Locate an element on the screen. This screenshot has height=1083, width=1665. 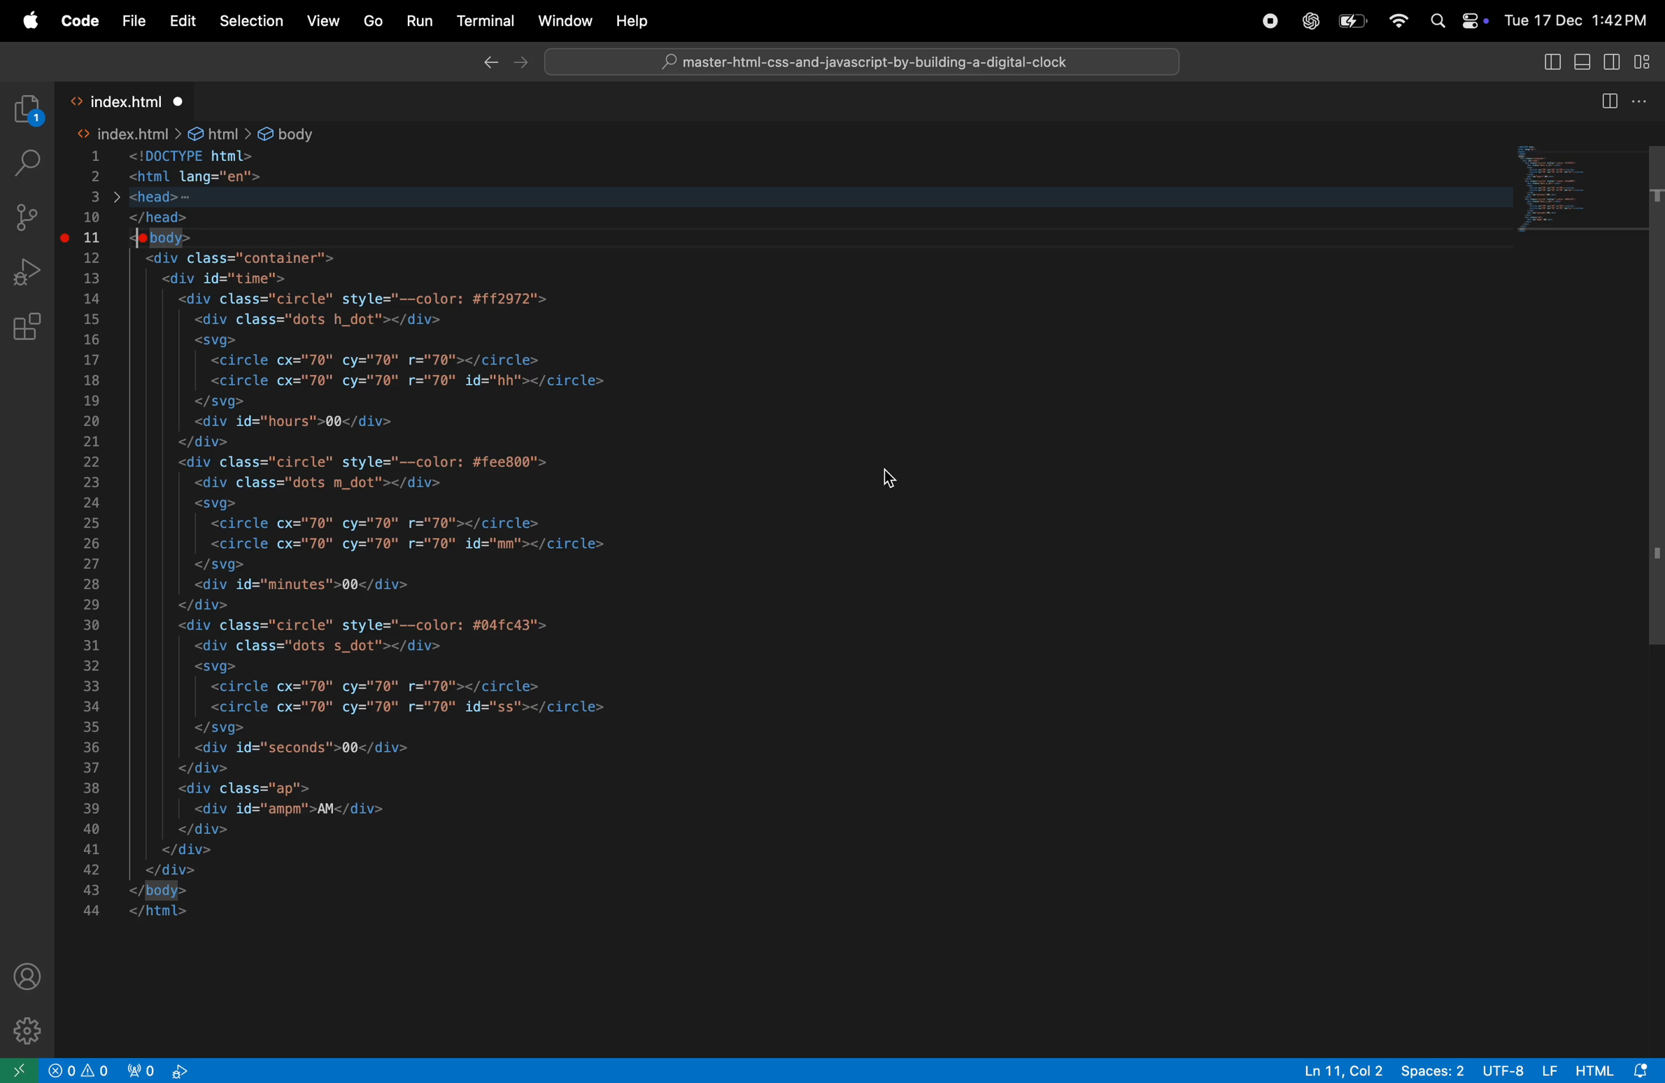
search is located at coordinates (27, 162).